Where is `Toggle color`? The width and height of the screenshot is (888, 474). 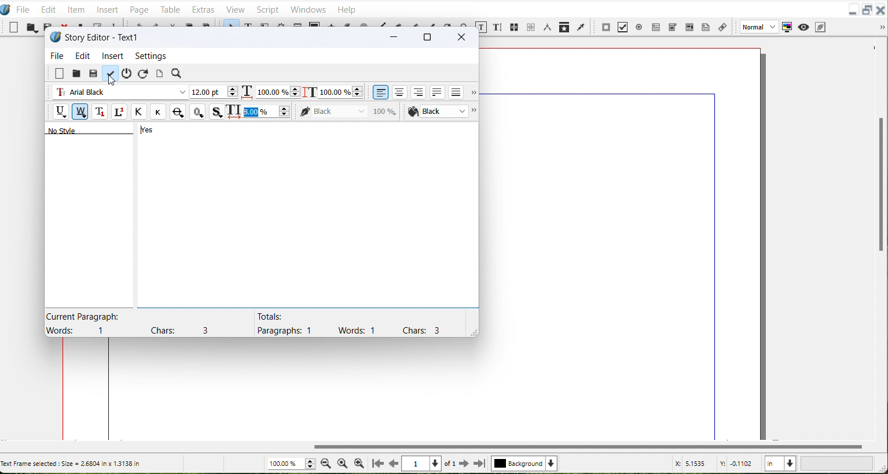 Toggle color is located at coordinates (787, 27).